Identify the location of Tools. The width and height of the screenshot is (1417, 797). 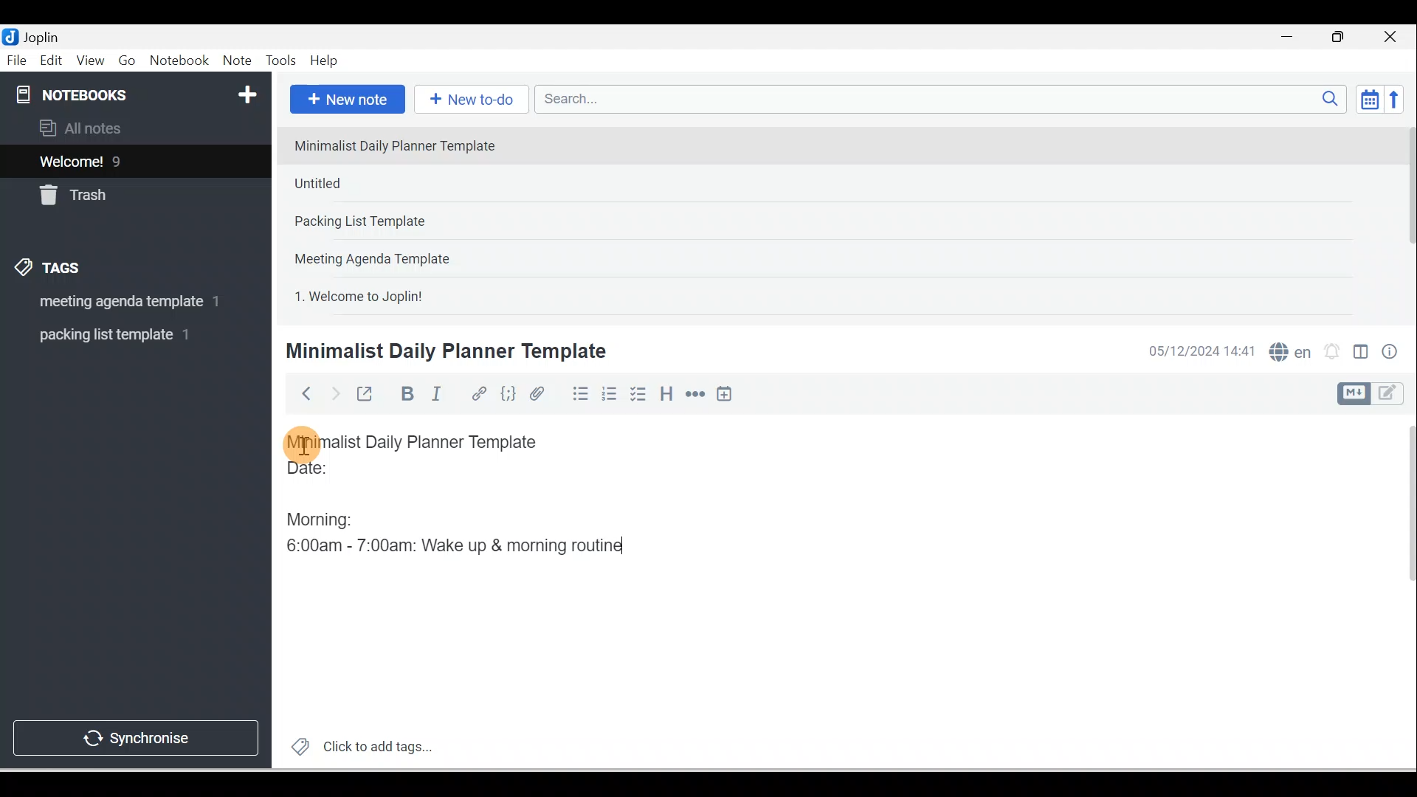
(280, 61).